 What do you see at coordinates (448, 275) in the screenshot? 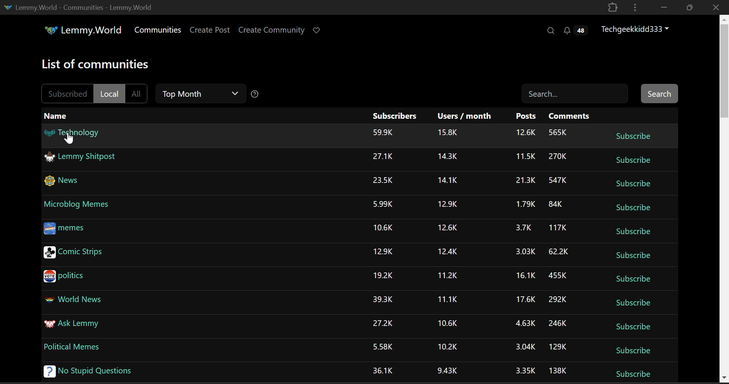
I see `Amount` at bounding box center [448, 275].